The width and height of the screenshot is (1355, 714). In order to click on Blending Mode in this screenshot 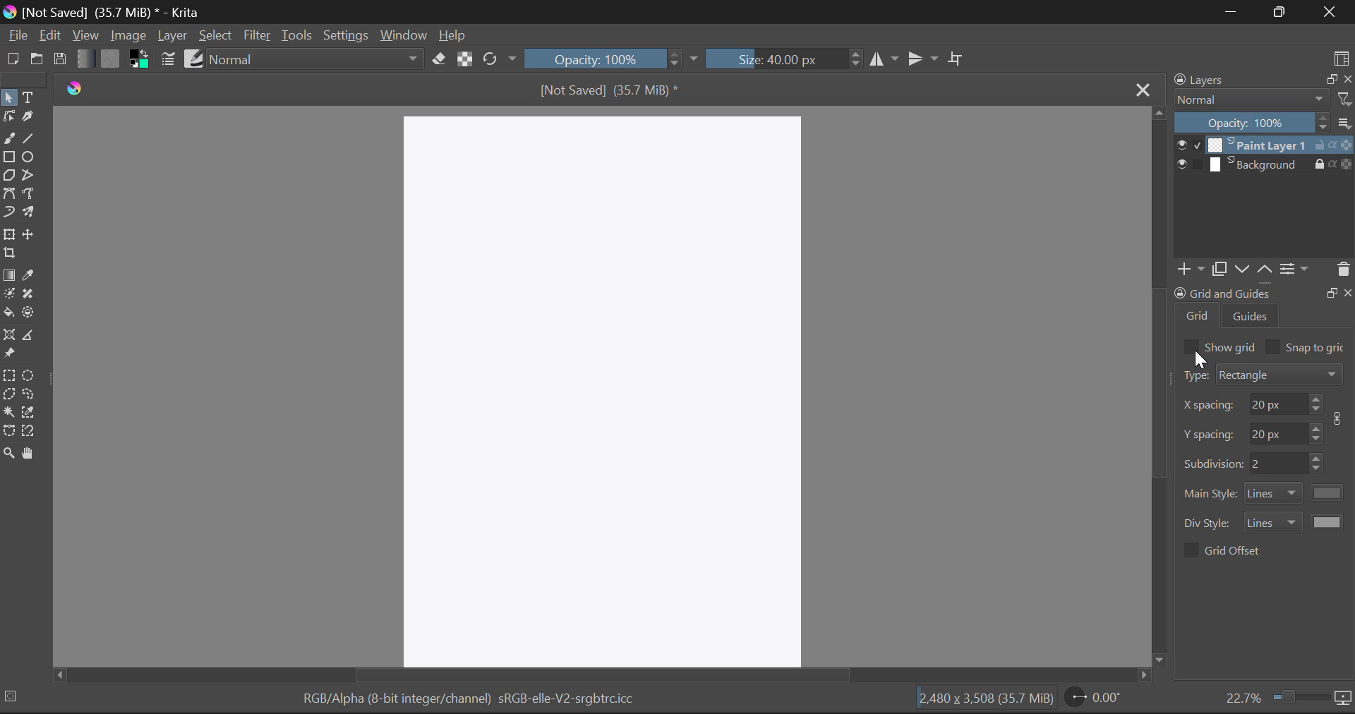, I will do `click(318, 59)`.